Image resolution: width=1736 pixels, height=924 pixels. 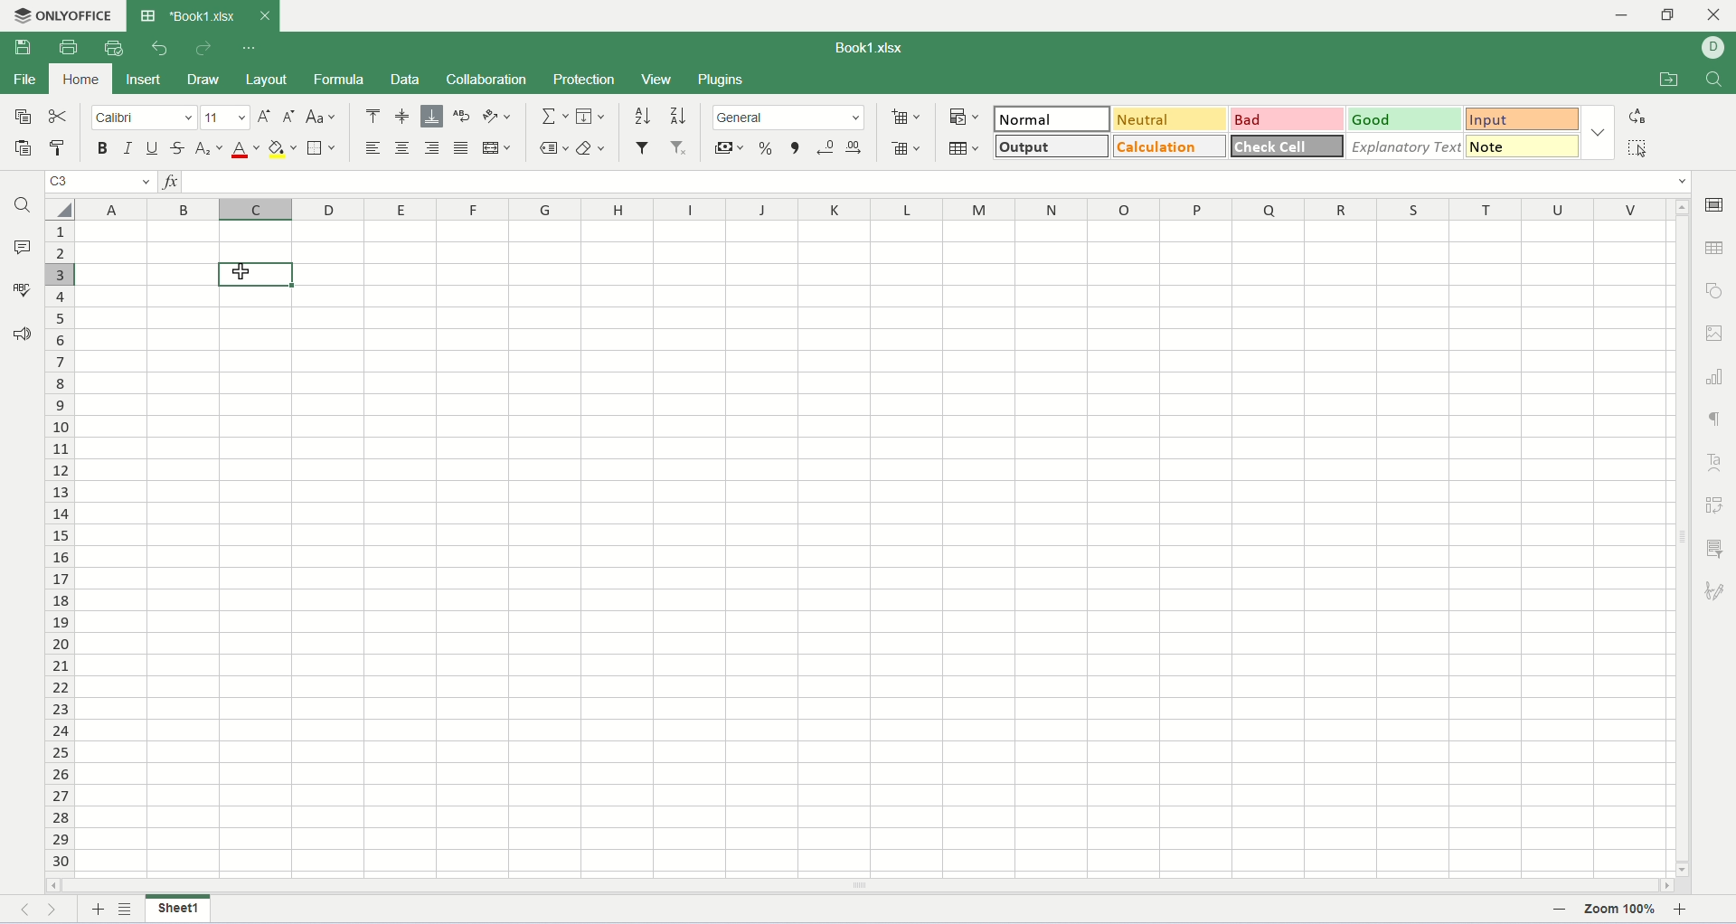 What do you see at coordinates (938, 180) in the screenshot?
I see `input line` at bounding box center [938, 180].